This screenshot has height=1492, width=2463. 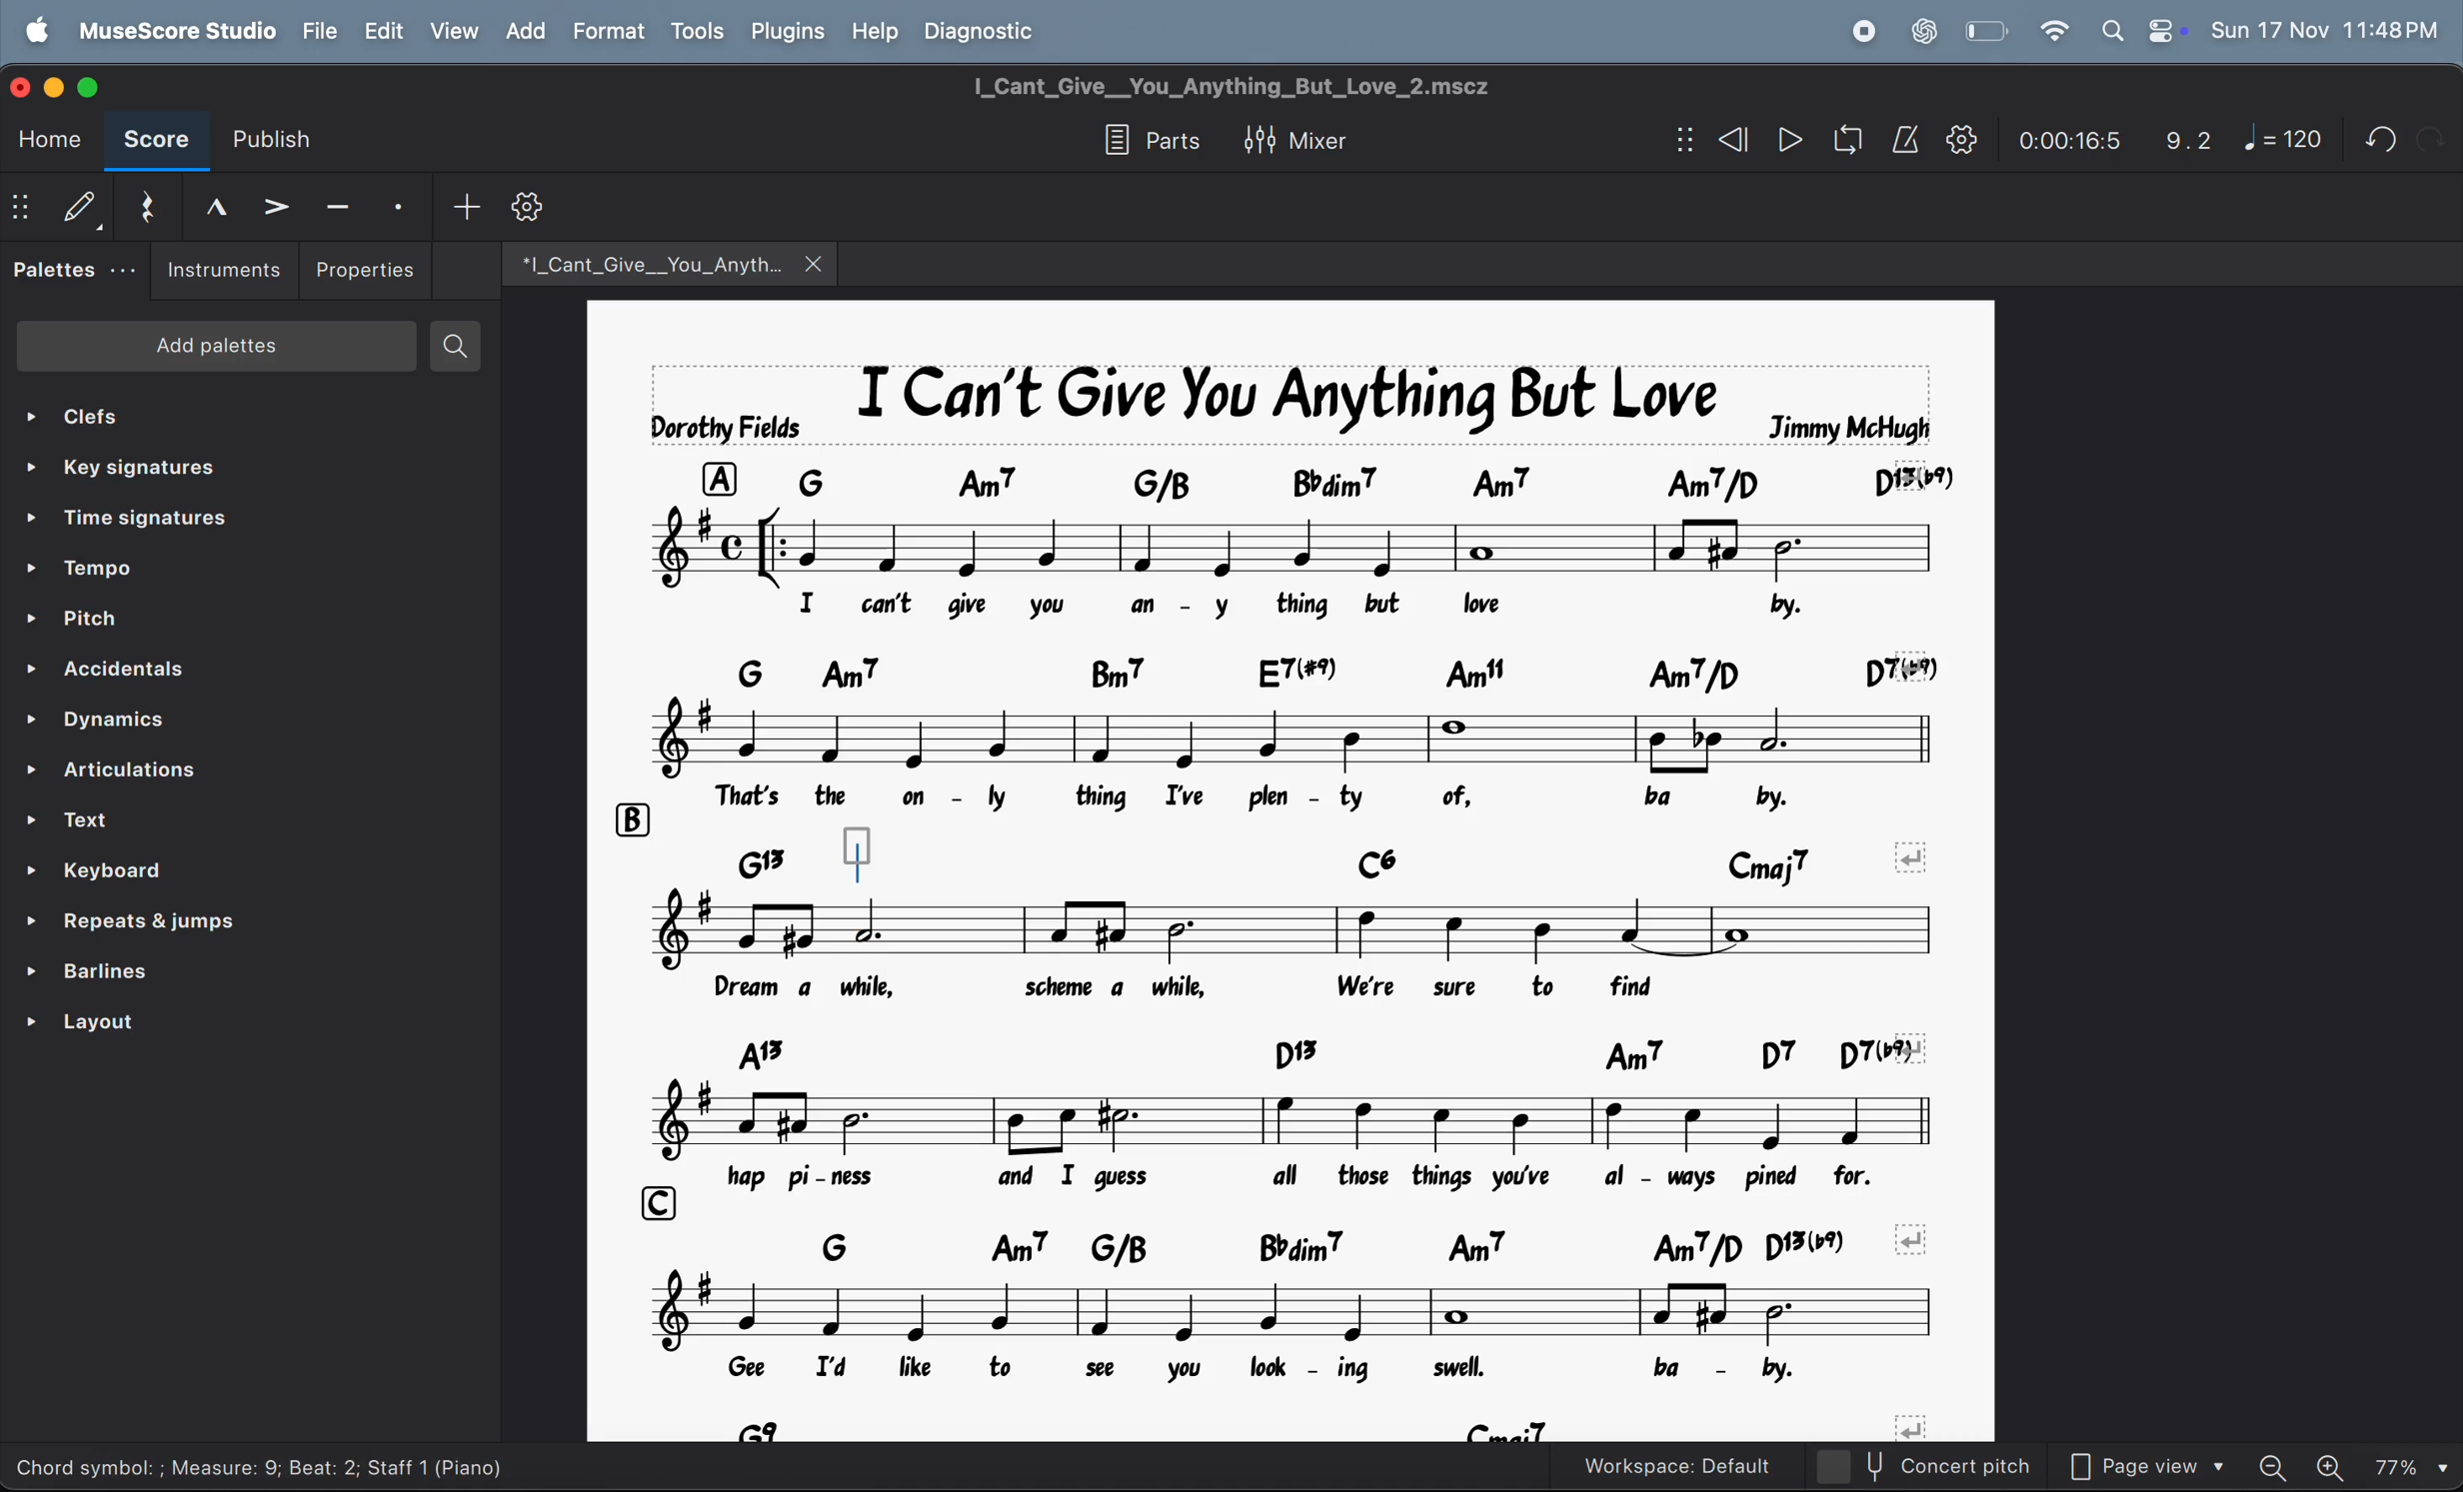 What do you see at coordinates (1245, 89) in the screenshot?
I see `title` at bounding box center [1245, 89].